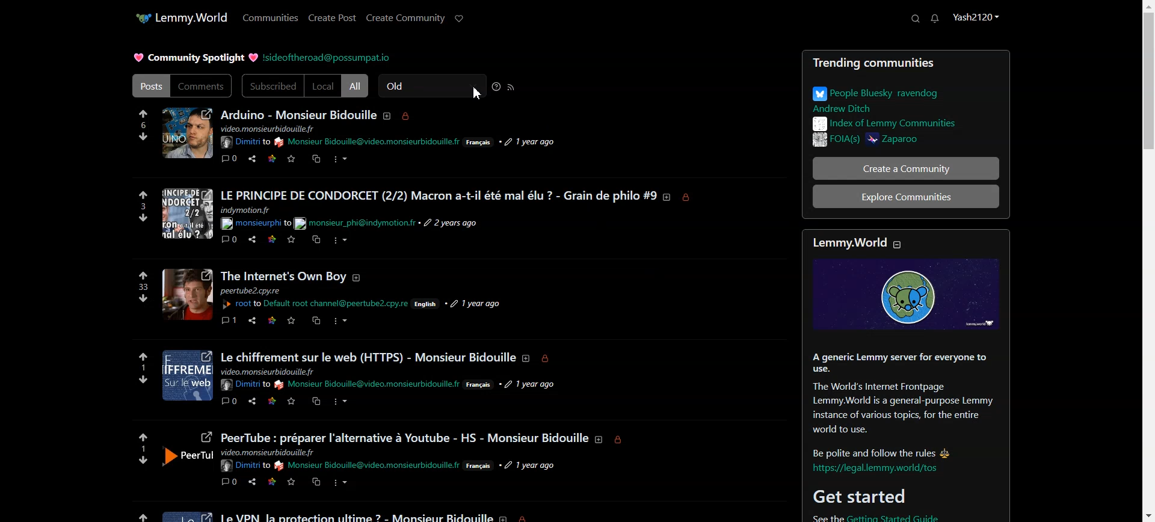  What do you see at coordinates (821, 518) in the screenshot?
I see `See the` at bounding box center [821, 518].